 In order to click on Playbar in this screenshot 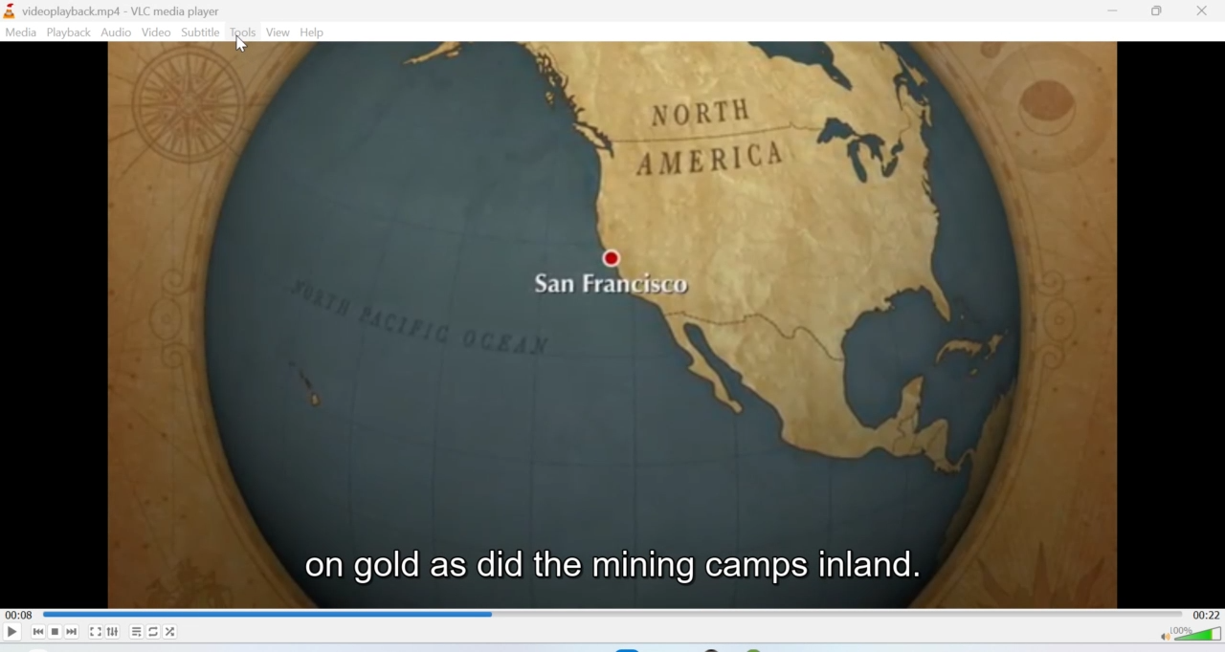, I will do `click(617, 614)`.